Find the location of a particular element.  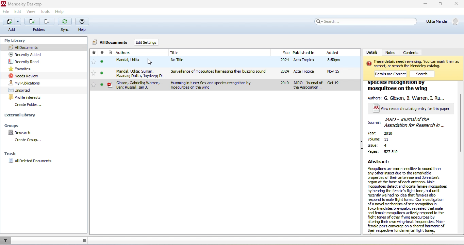

tools is located at coordinates (45, 12).